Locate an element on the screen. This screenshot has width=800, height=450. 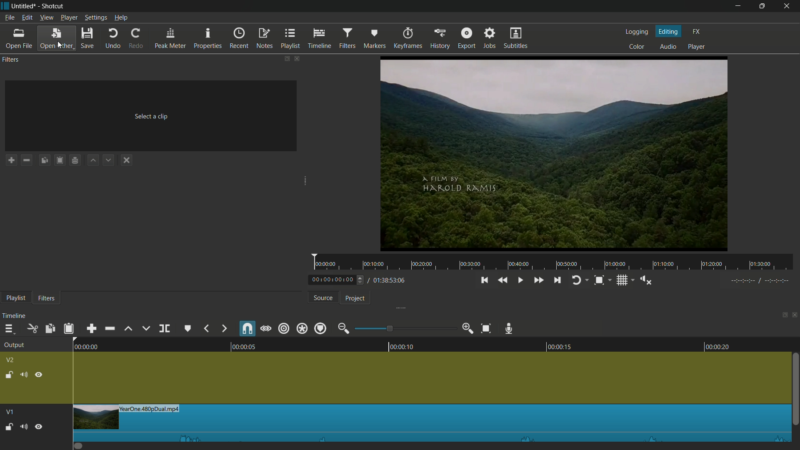
open other is located at coordinates (55, 39).